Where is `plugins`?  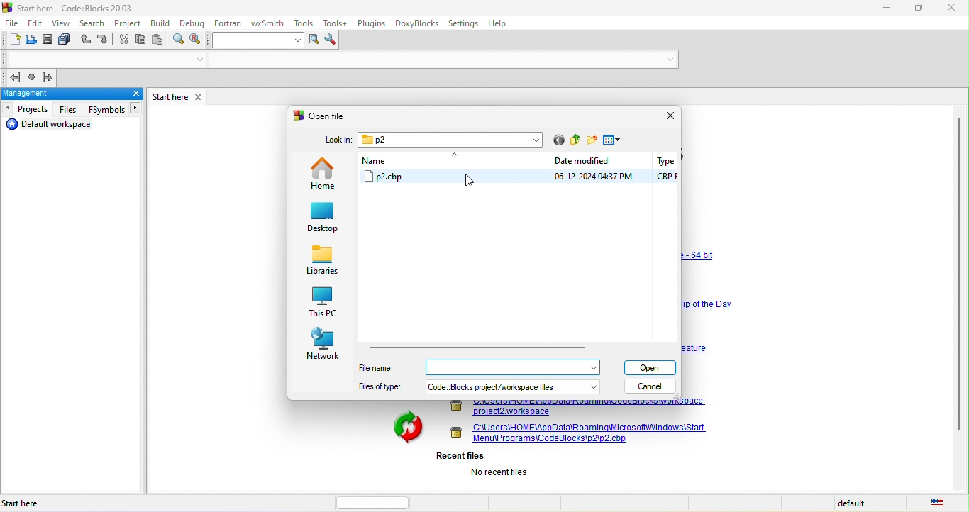
plugins is located at coordinates (372, 25).